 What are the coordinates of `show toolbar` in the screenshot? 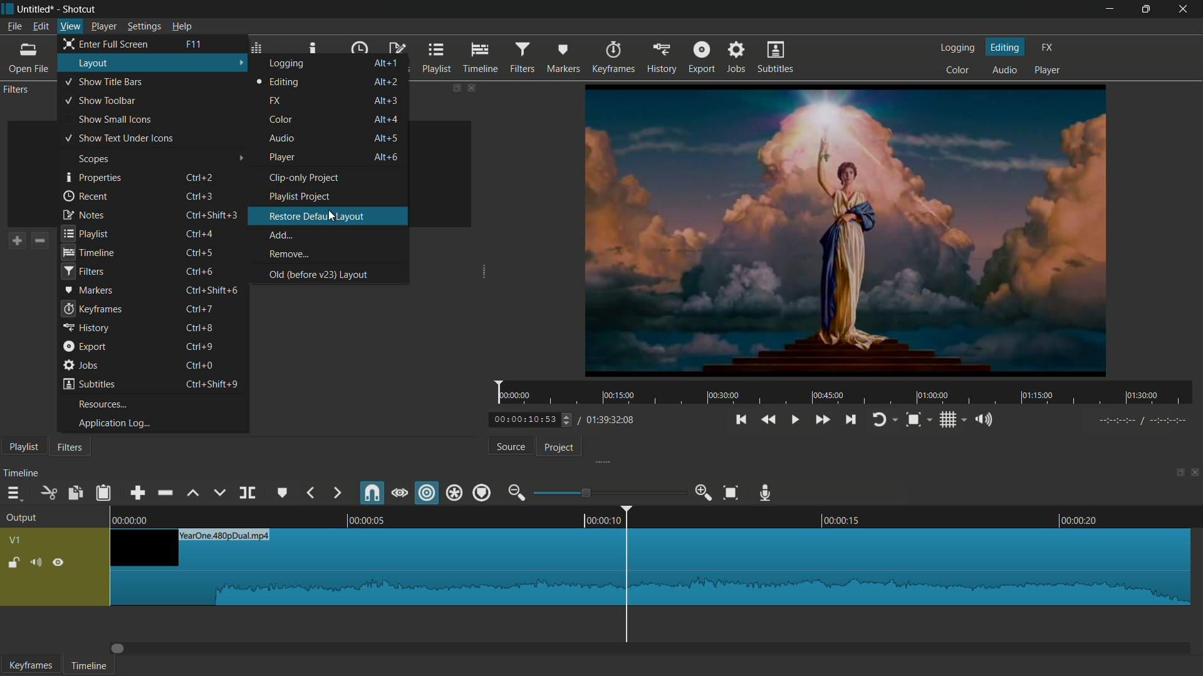 It's located at (100, 101).